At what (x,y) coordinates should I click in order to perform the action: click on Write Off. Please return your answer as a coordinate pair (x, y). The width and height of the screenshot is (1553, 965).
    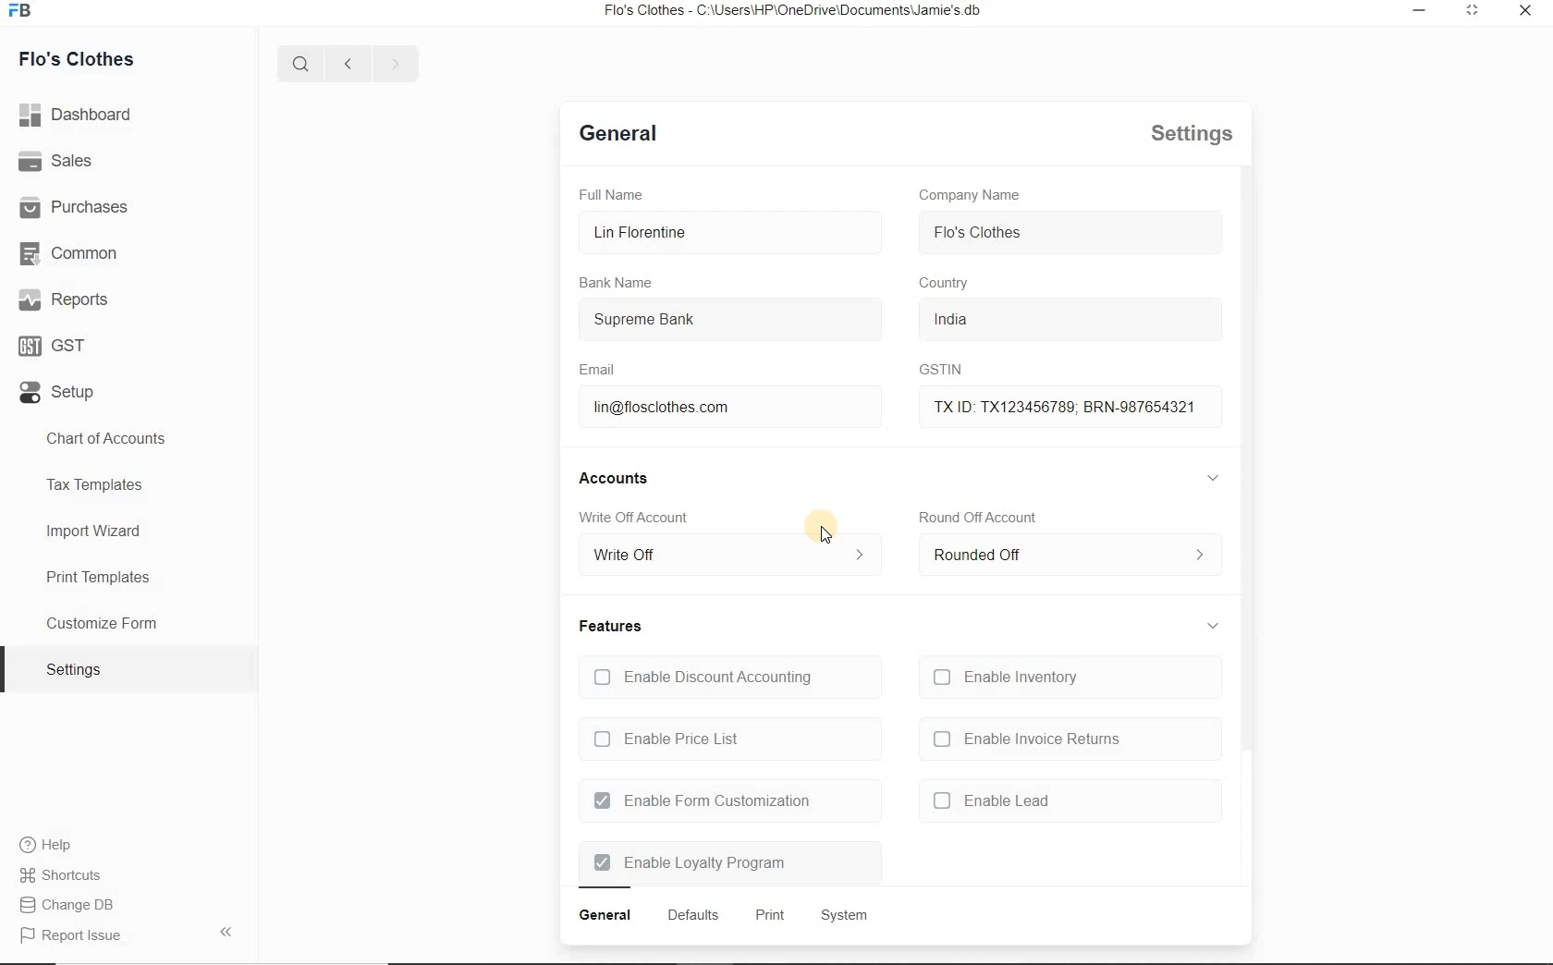
    Looking at the image, I should click on (729, 553).